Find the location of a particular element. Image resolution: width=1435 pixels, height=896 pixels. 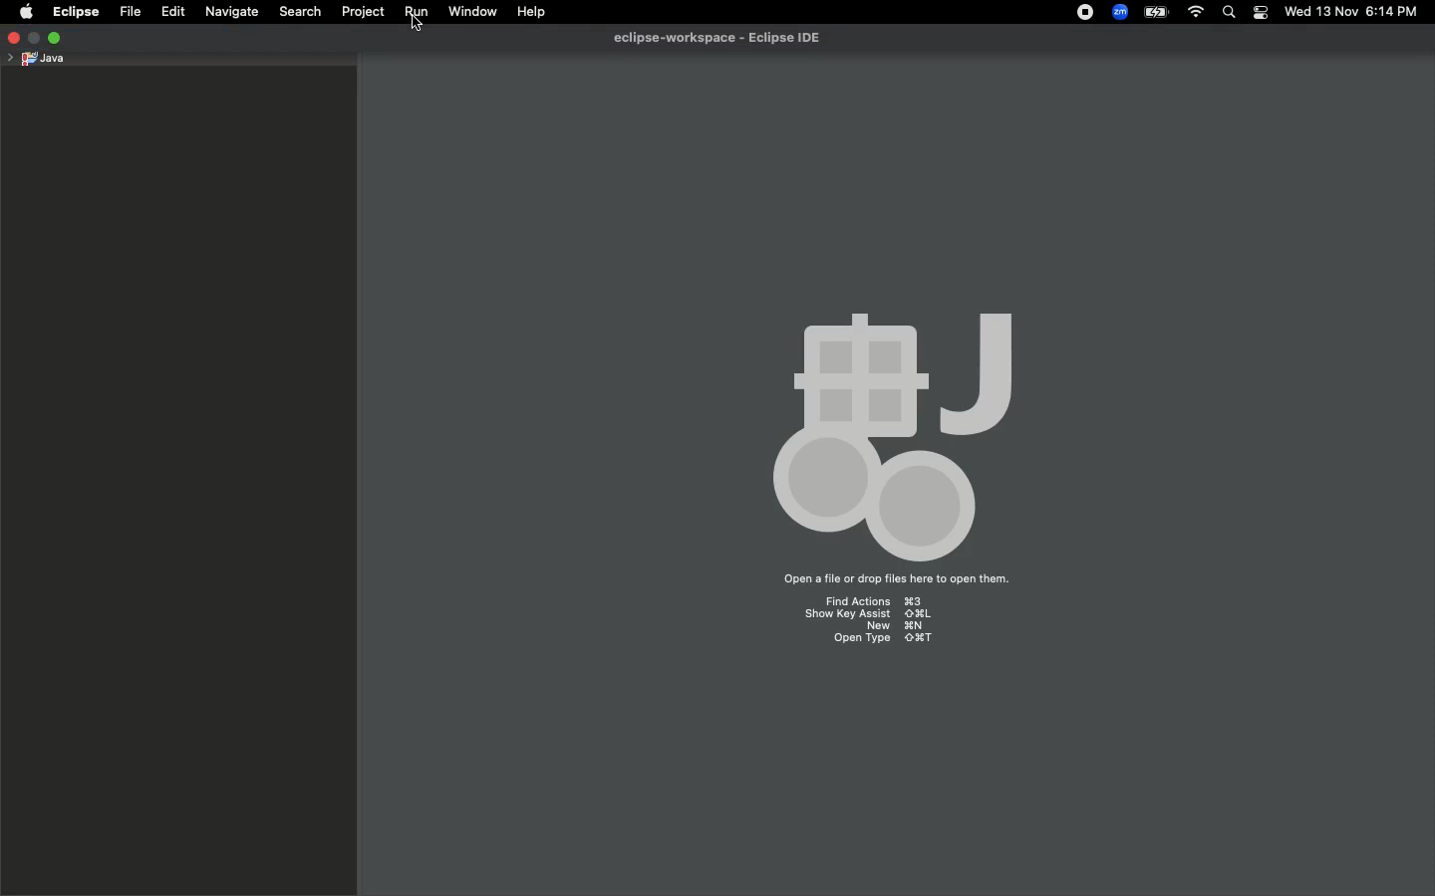

cursor is located at coordinates (416, 26).